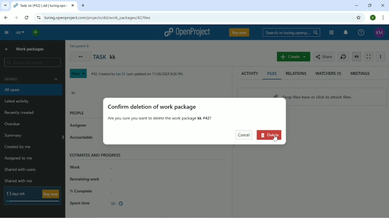  What do you see at coordinates (328, 73) in the screenshot?
I see `Watchers (1`)` at bounding box center [328, 73].